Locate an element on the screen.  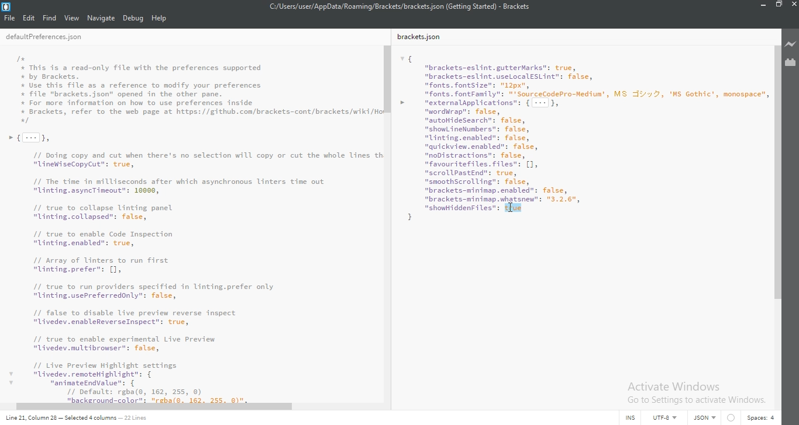
navigate is located at coordinates (101, 18).